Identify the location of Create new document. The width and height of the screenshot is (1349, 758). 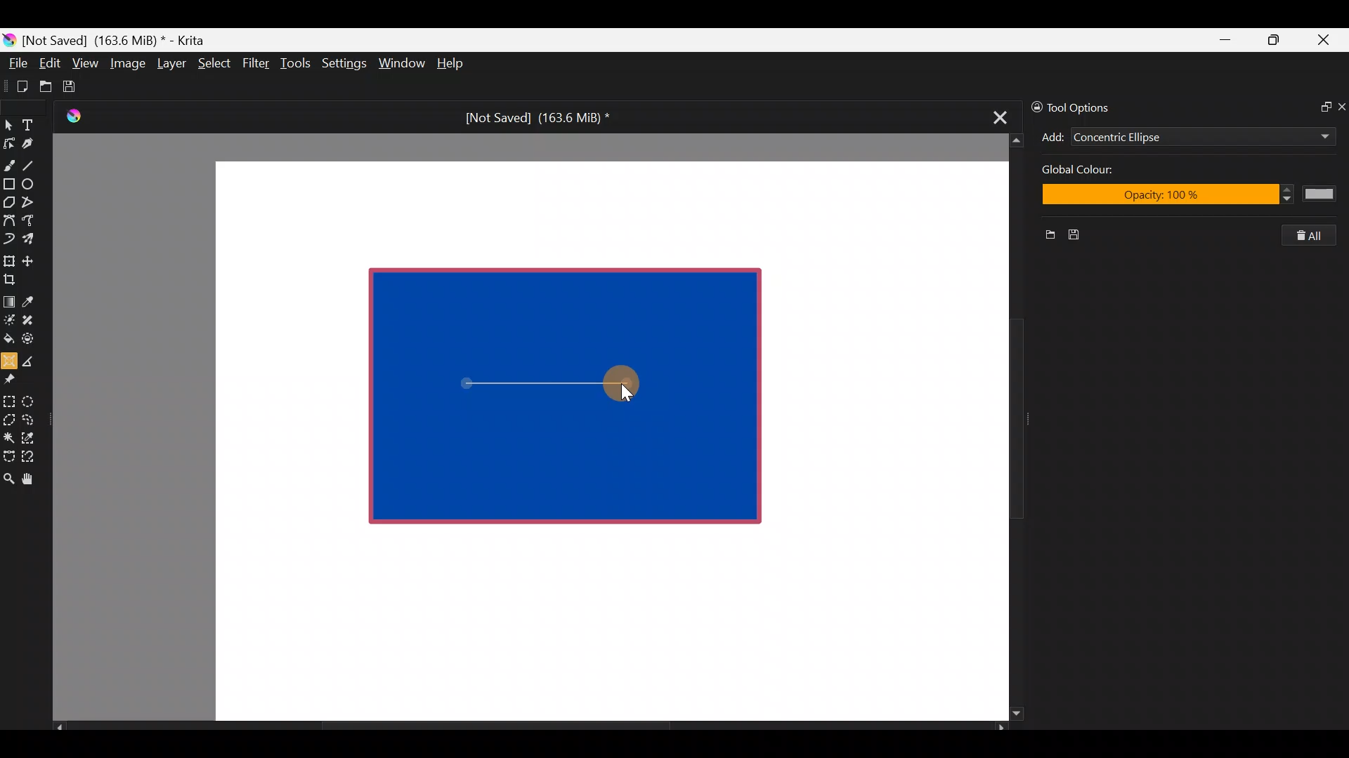
(18, 86).